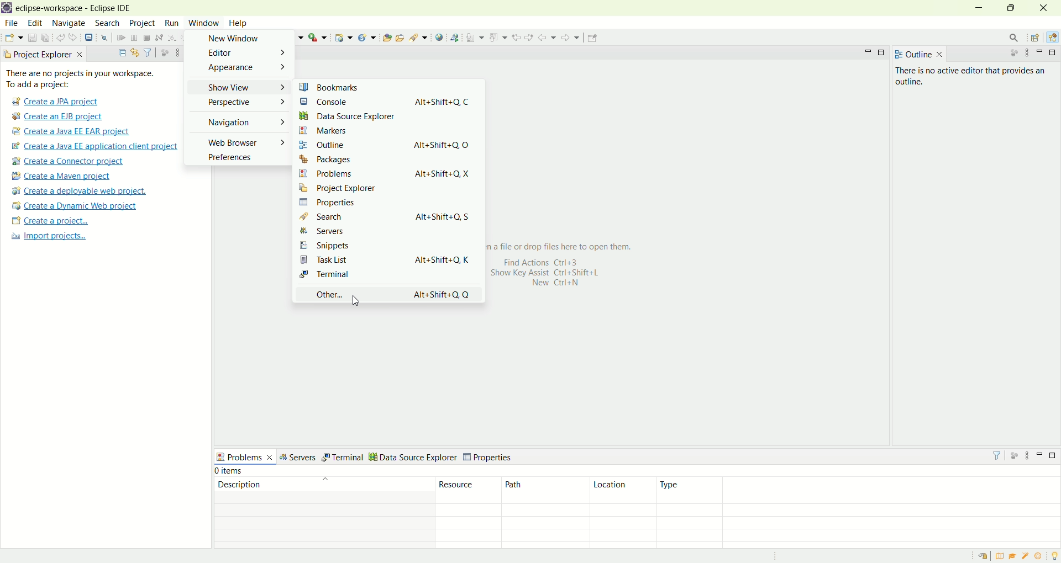  What do you see at coordinates (466, 489) in the screenshot?
I see `resource` at bounding box center [466, 489].